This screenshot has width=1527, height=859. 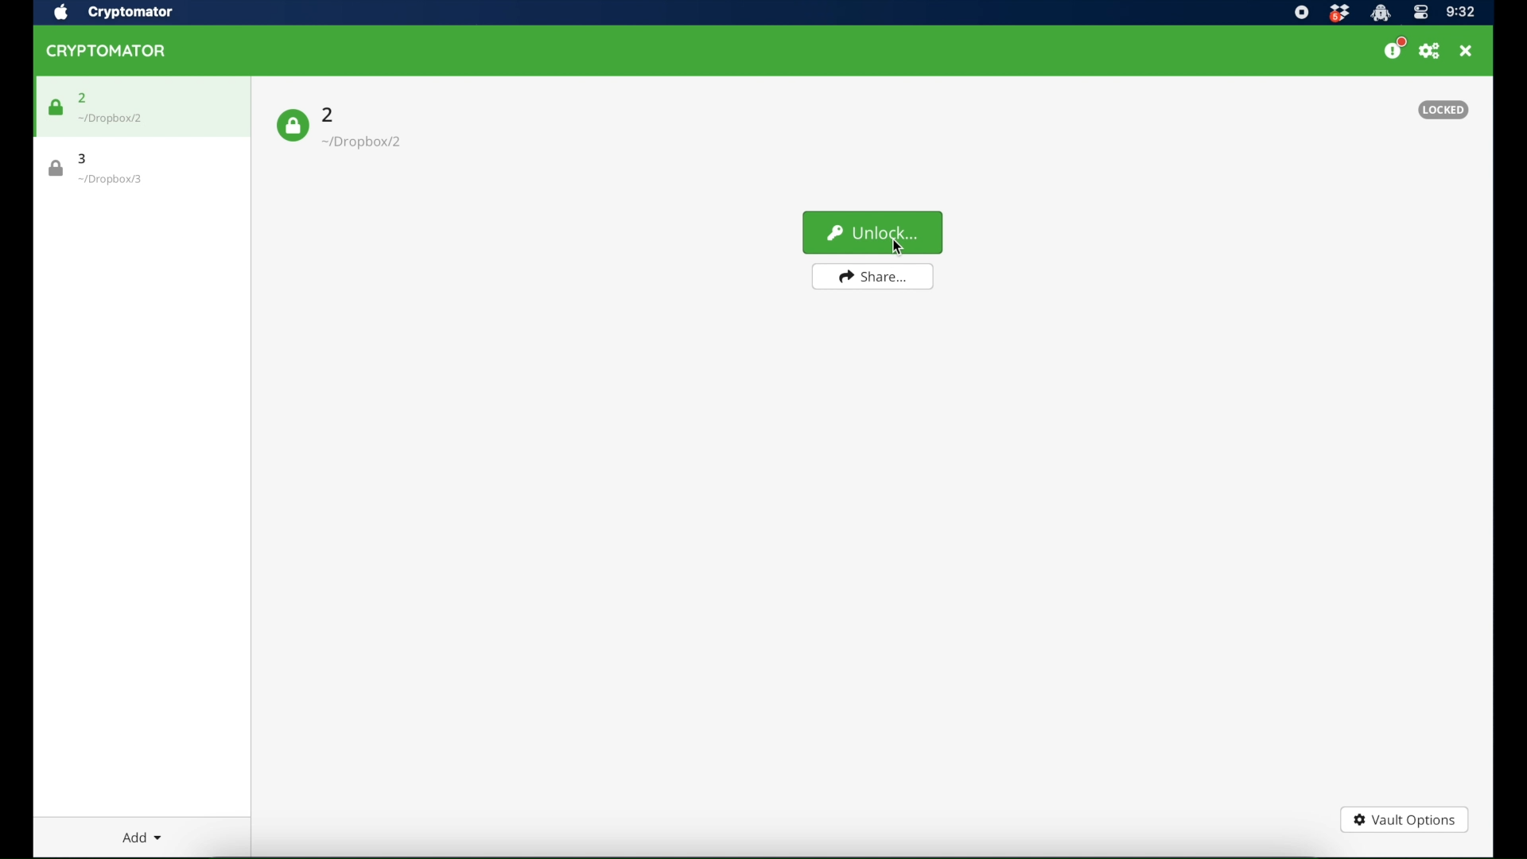 I want to click on 2, so click(x=84, y=97).